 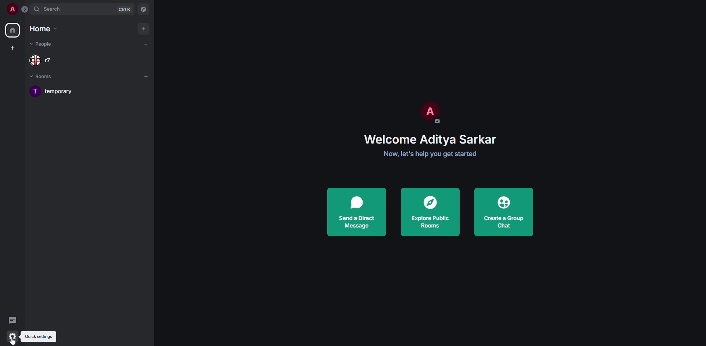 What do you see at coordinates (43, 44) in the screenshot?
I see `people` at bounding box center [43, 44].